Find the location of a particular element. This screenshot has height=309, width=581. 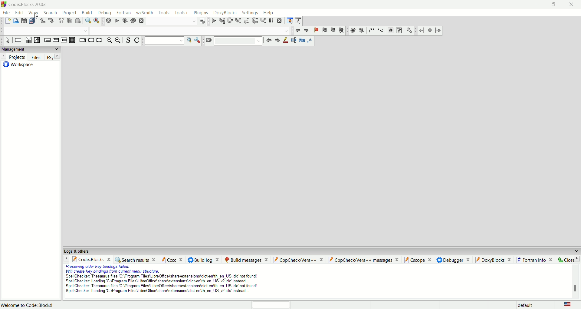

close is located at coordinates (569, 260).